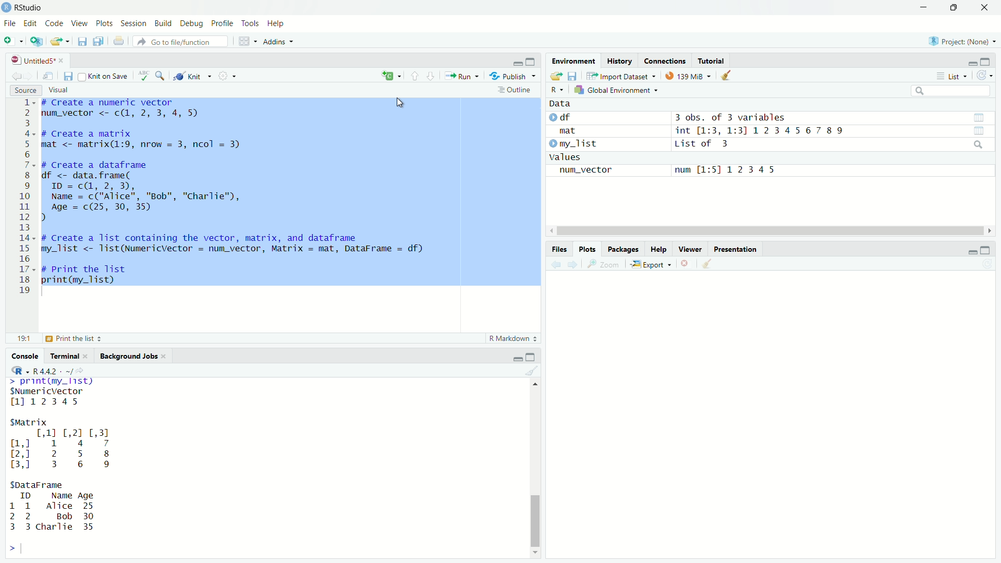  What do you see at coordinates (951, 92) in the screenshot?
I see `search` at bounding box center [951, 92].